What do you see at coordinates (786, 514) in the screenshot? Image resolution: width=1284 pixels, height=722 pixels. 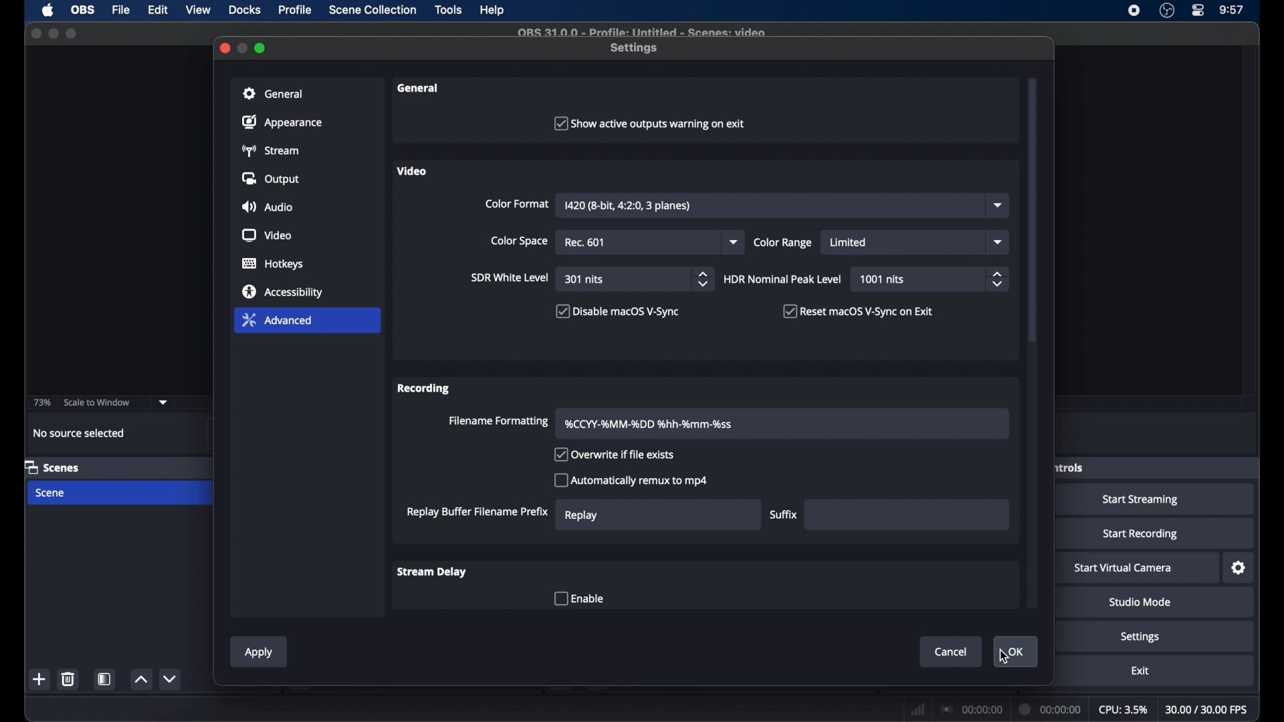 I see `suffix` at bounding box center [786, 514].